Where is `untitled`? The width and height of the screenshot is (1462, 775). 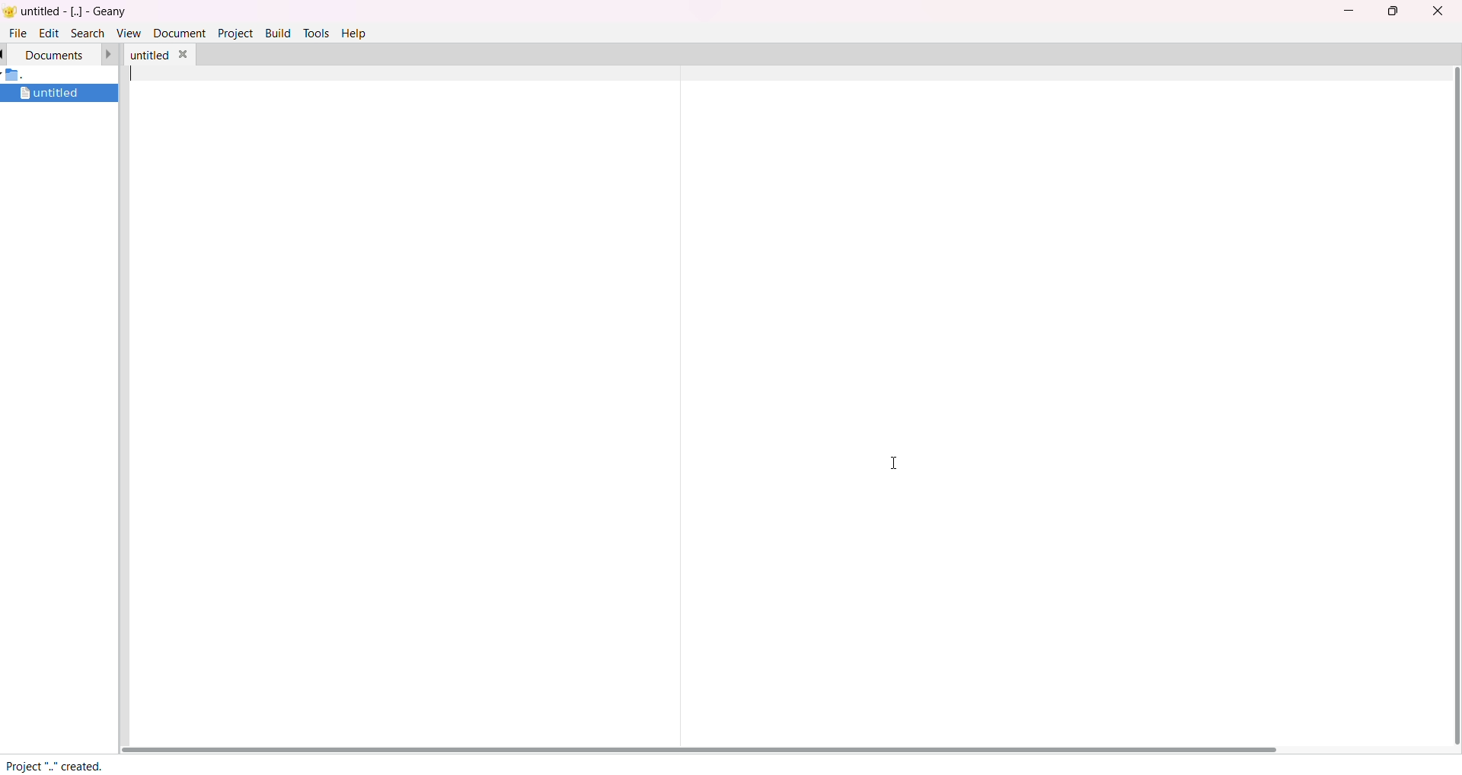
untitled is located at coordinates (149, 56).